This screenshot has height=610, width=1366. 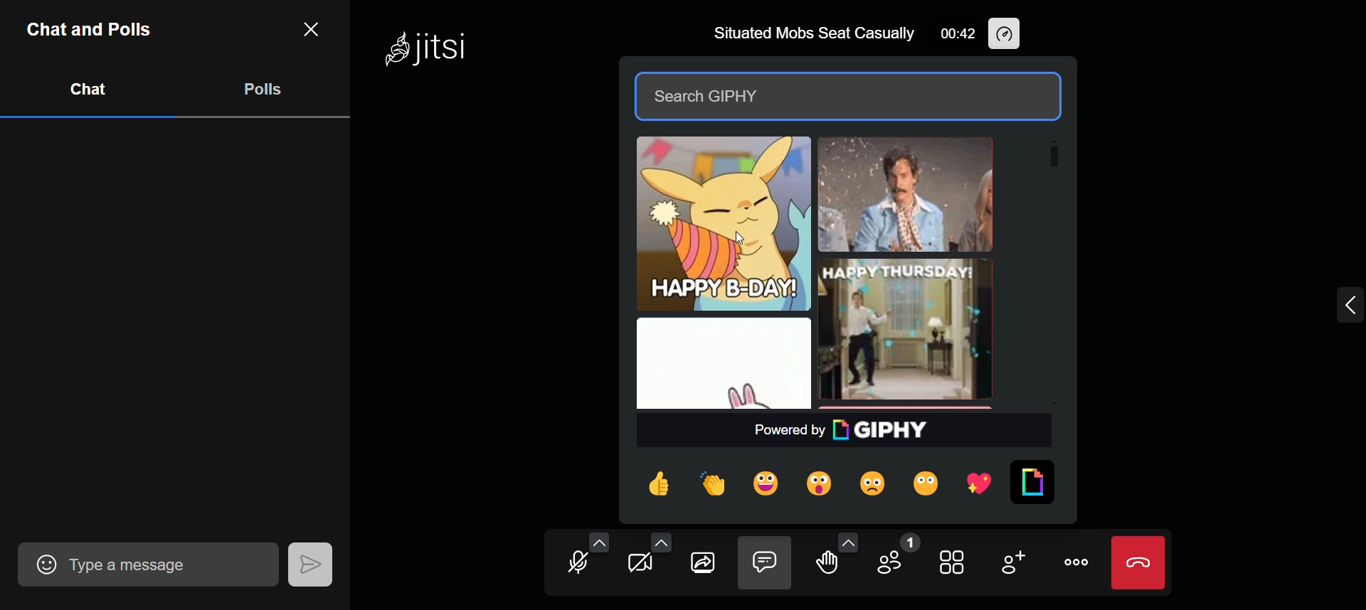 What do you see at coordinates (660, 542) in the screenshot?
I see `video setting` at bounding box center [660, 542].